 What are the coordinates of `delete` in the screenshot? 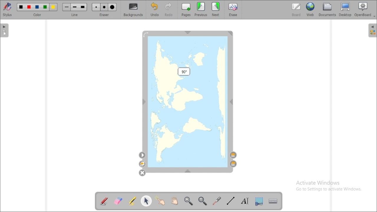 It's located at (142, 173).